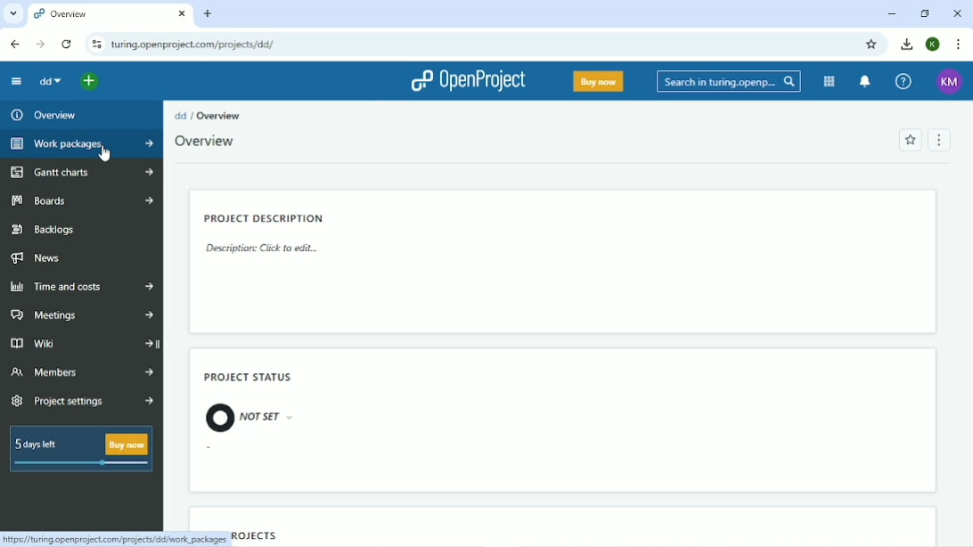 The height and width of the screenshot is (547, 973). What do you see at coordinates (66, 45) in the screenshot?
I see `Reload this page` at bounding box center [66, 45].